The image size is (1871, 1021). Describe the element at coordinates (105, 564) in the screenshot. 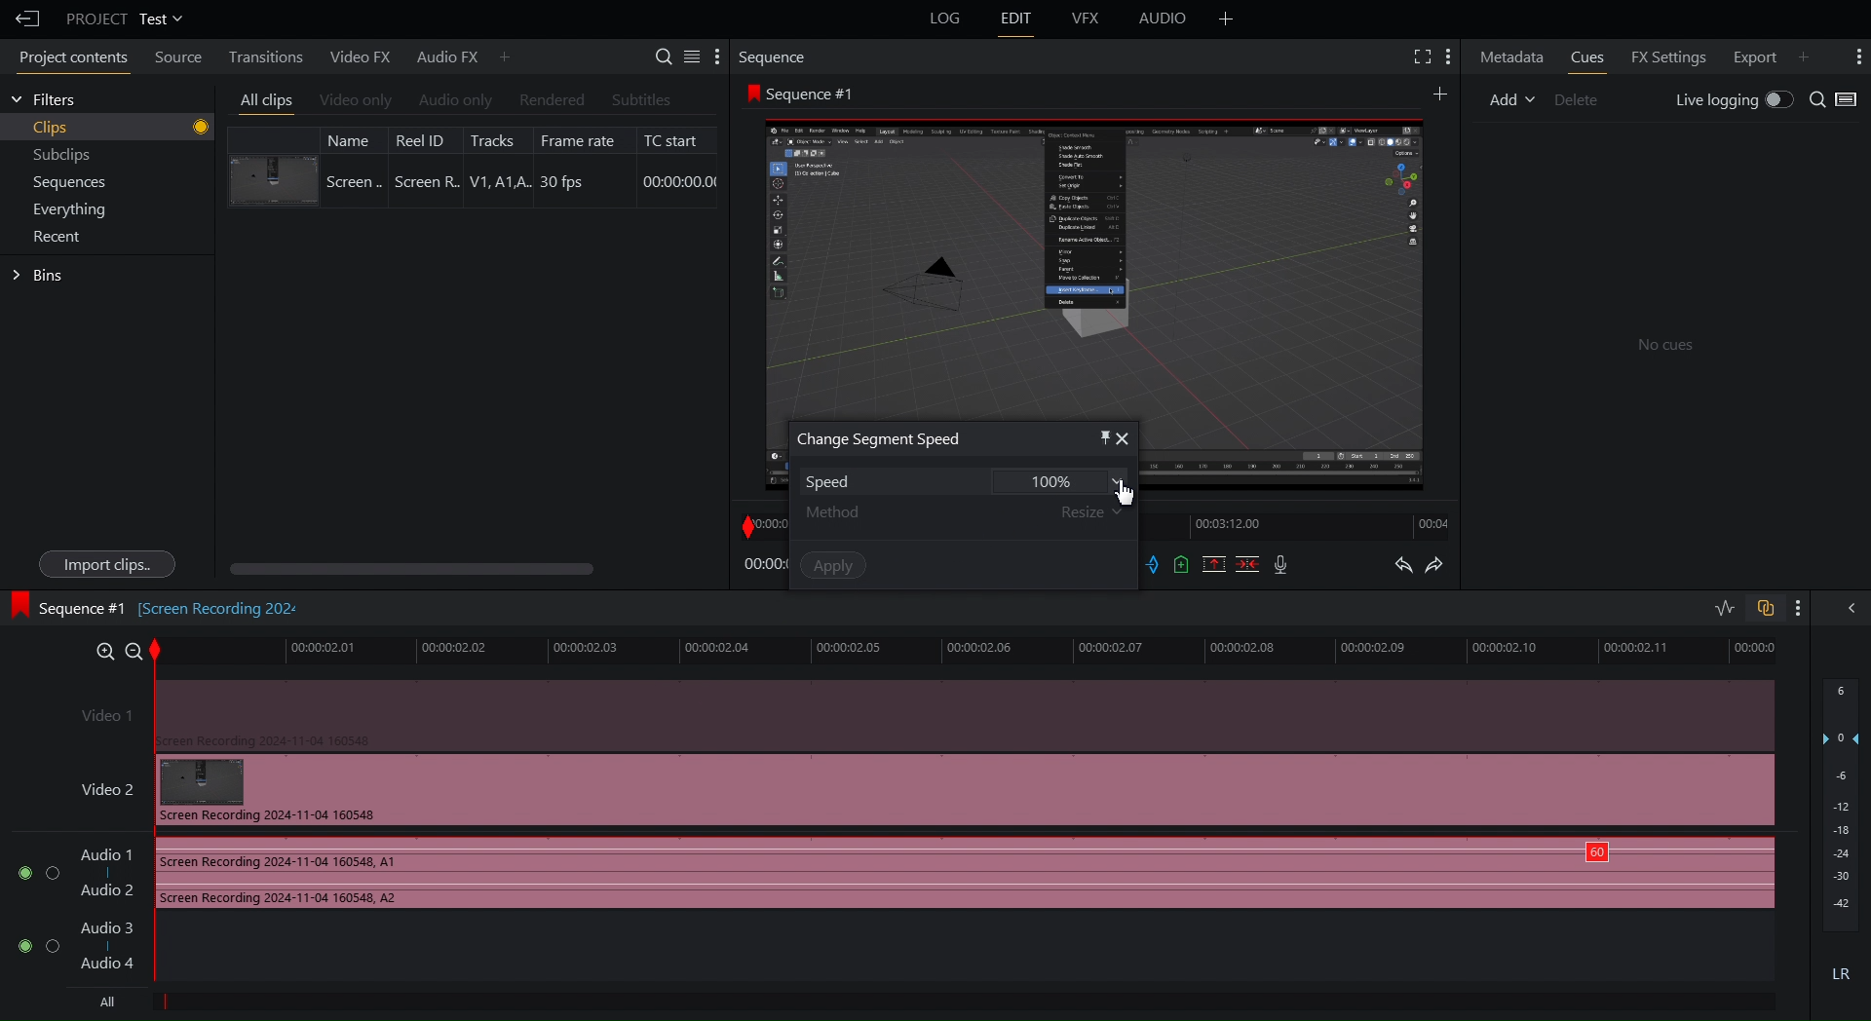

I see `Import clips` at that location.